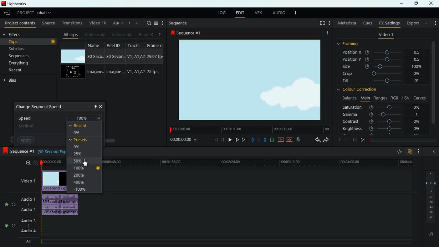  What do you see at coordinates (76, 147) in the screenshot?
I see `0` at bounding box center [76, 147].